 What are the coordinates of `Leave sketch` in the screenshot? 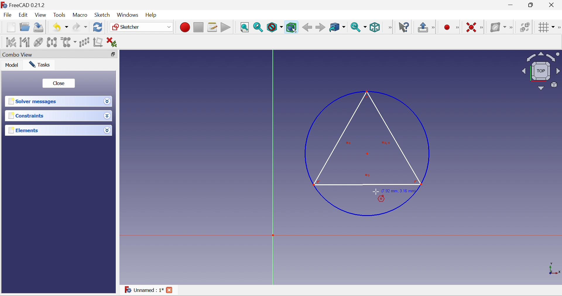 It's located at (423, 28).